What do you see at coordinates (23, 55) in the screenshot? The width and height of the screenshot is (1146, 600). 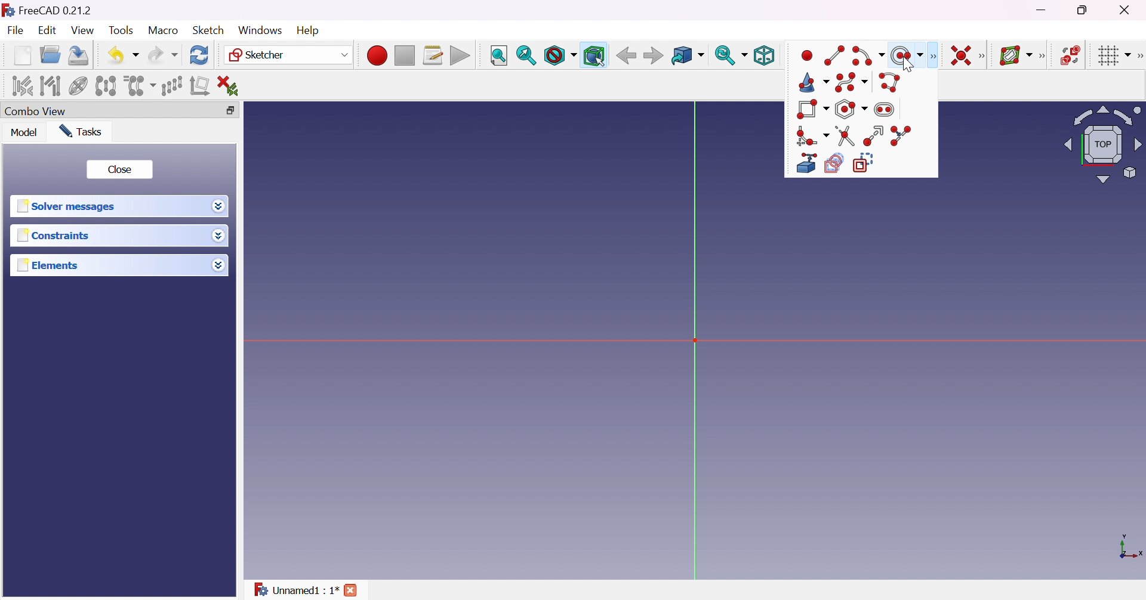 I see `New` at bounding box center [23, 55].